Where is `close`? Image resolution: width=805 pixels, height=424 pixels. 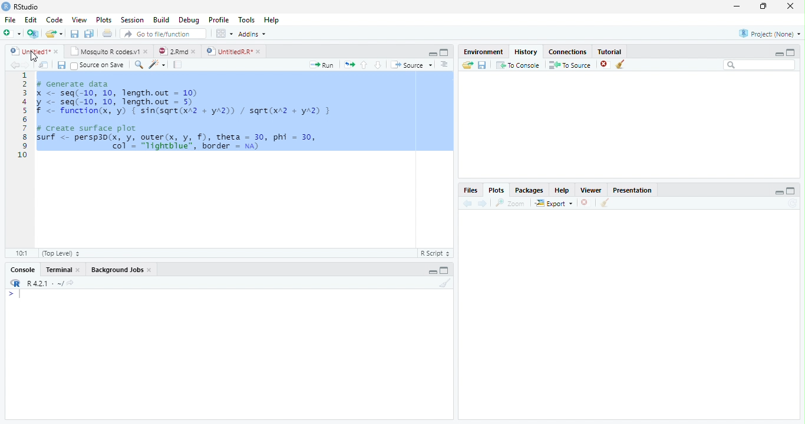
close is located at coordinates (790, 6).